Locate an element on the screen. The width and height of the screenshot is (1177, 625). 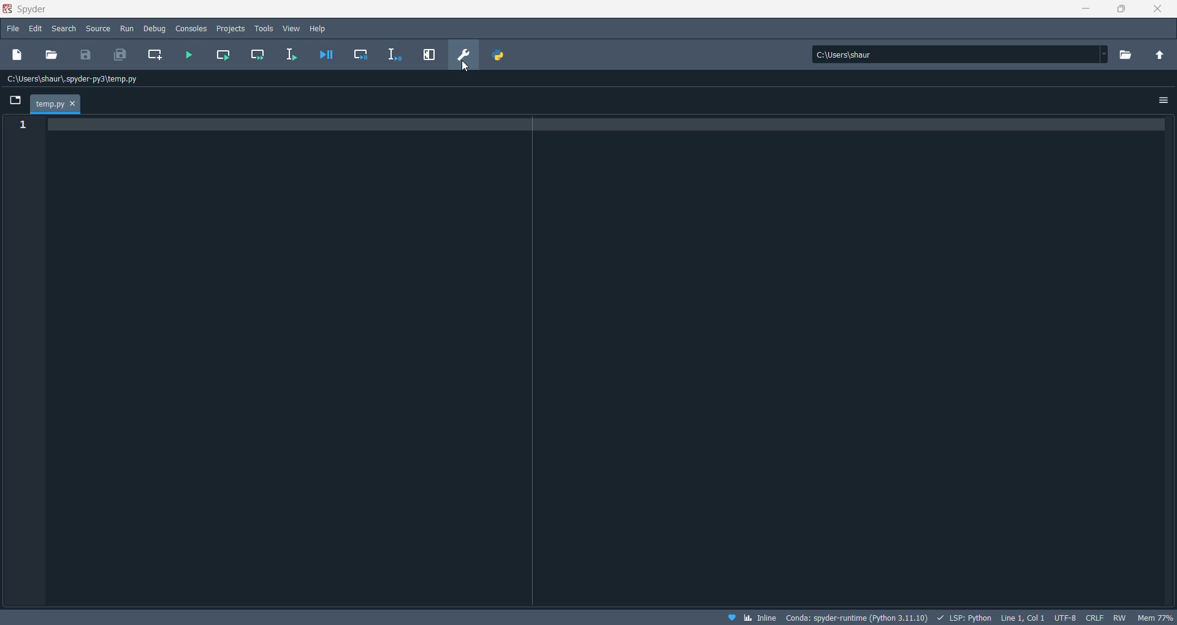
new file is located at coordinates (18, 56).